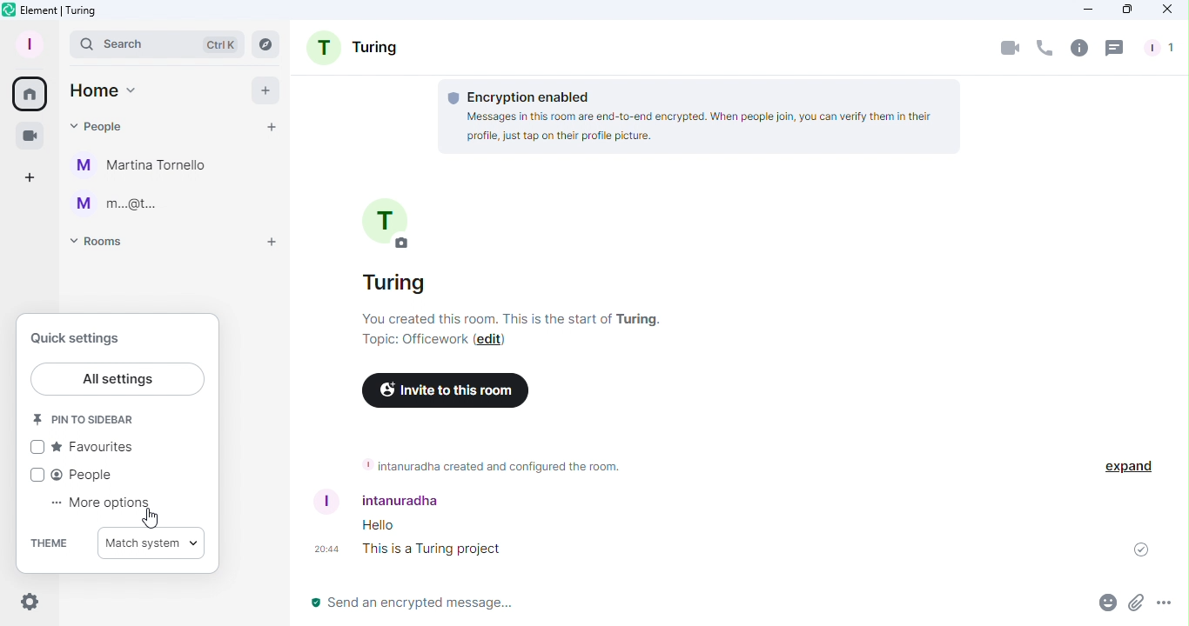 This screenshot has width=1189, height=626. What do you see at coordinates (516, 319) in the screenshot?
I see `you created this room.` at bounding box center [516, 319].